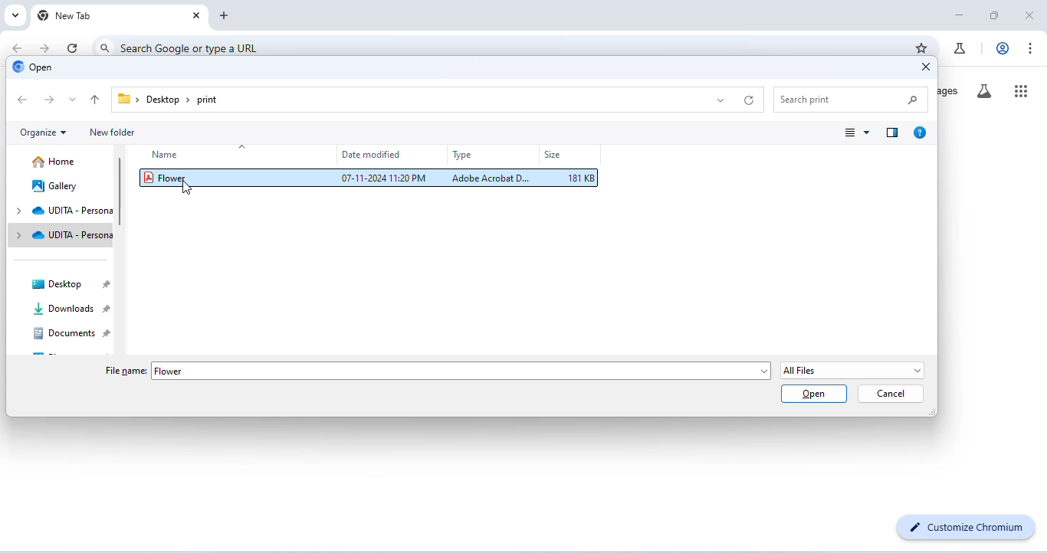 The width and height of the screenshot is (1047, 553). I want to click on udita - persona, so click(72, 234).